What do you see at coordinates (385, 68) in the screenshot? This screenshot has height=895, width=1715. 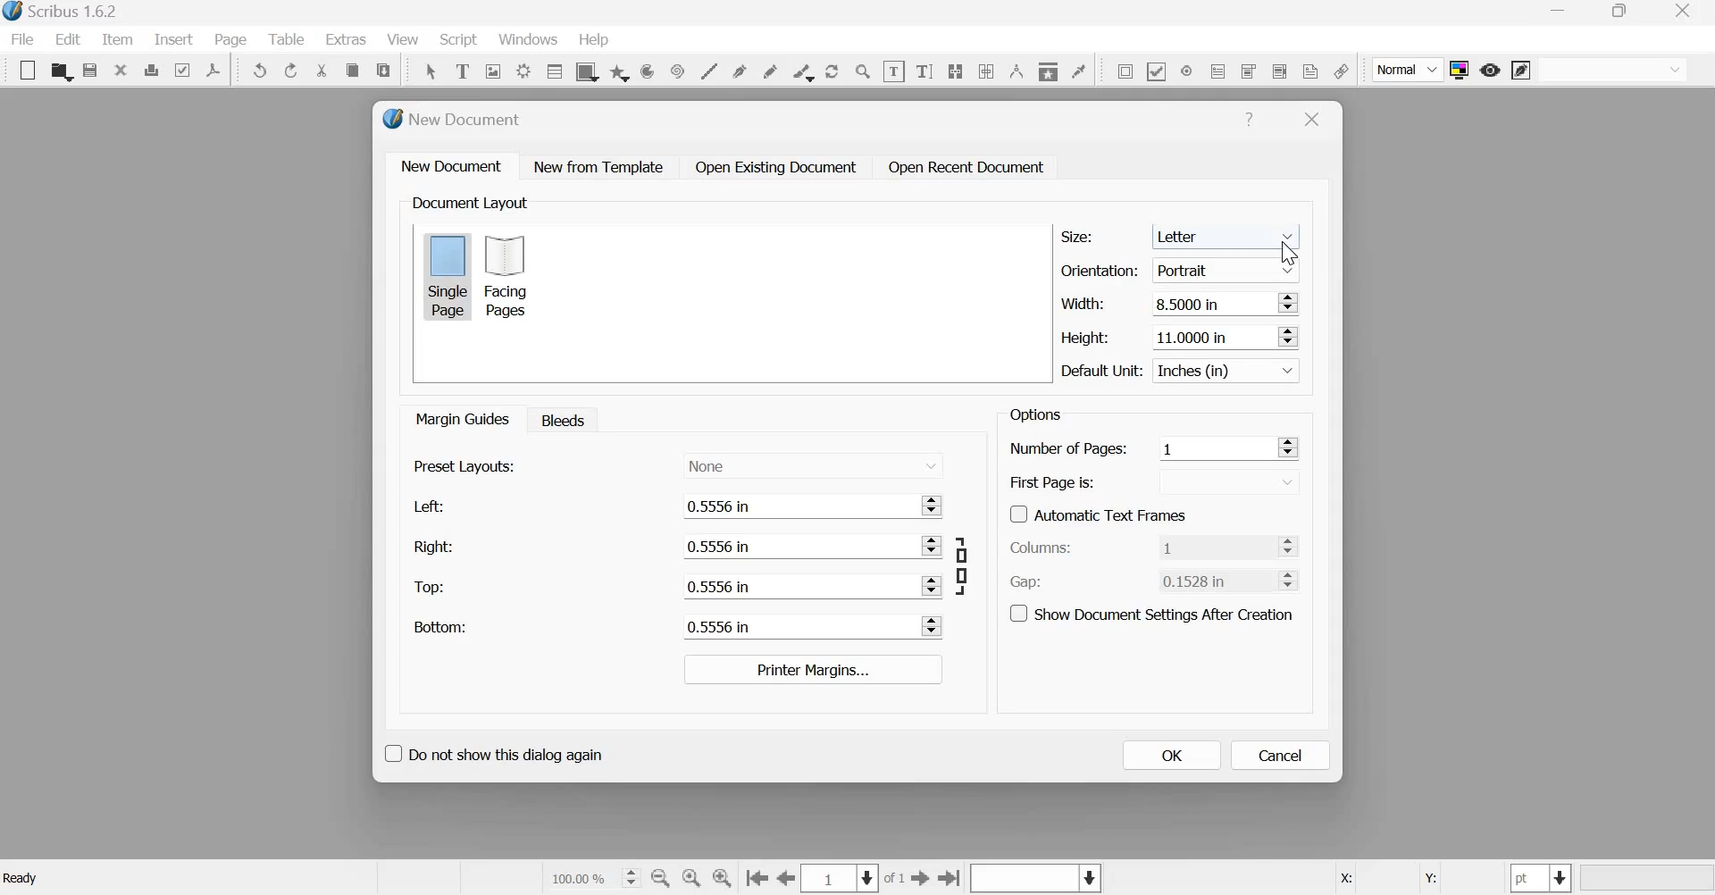 I see `paste` at bounding box center [385, 68].